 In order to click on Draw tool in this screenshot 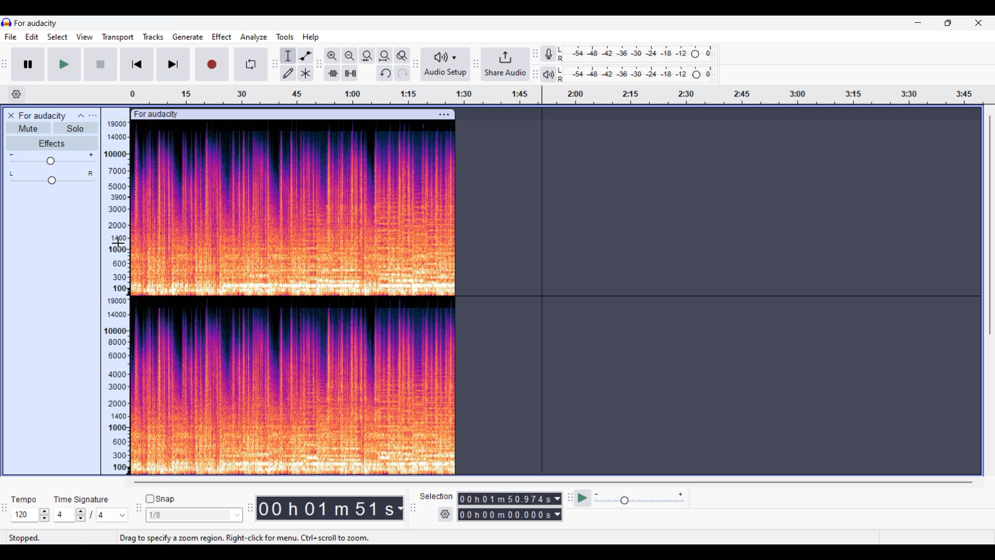, I will do `click(288, 73)`.